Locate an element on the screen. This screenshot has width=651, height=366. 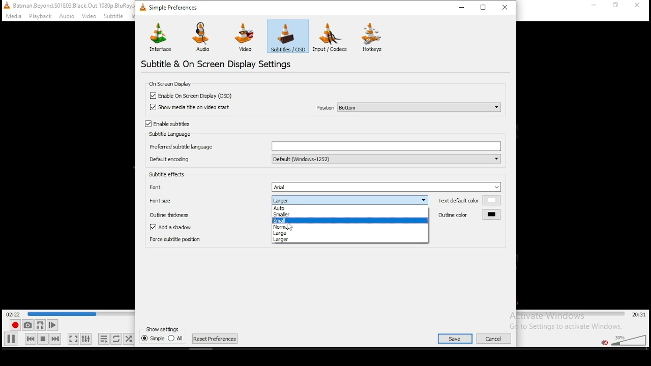
maximize is located at coordinates (484, 7).